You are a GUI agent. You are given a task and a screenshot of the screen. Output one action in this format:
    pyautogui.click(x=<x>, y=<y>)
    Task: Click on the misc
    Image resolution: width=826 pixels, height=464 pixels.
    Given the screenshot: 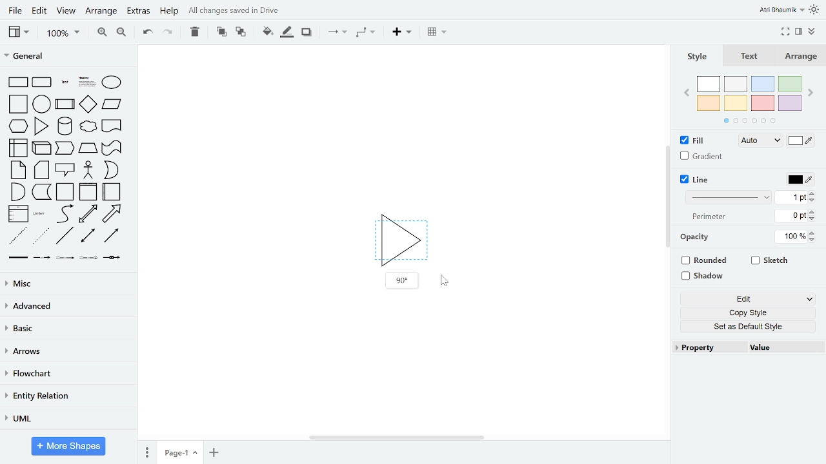 What is the action you would take?
    pyautogui.click(x=66, y=285)
    